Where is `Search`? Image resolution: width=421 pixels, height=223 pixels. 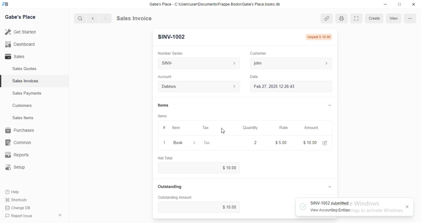
Search is located at coordinates (80, 17).